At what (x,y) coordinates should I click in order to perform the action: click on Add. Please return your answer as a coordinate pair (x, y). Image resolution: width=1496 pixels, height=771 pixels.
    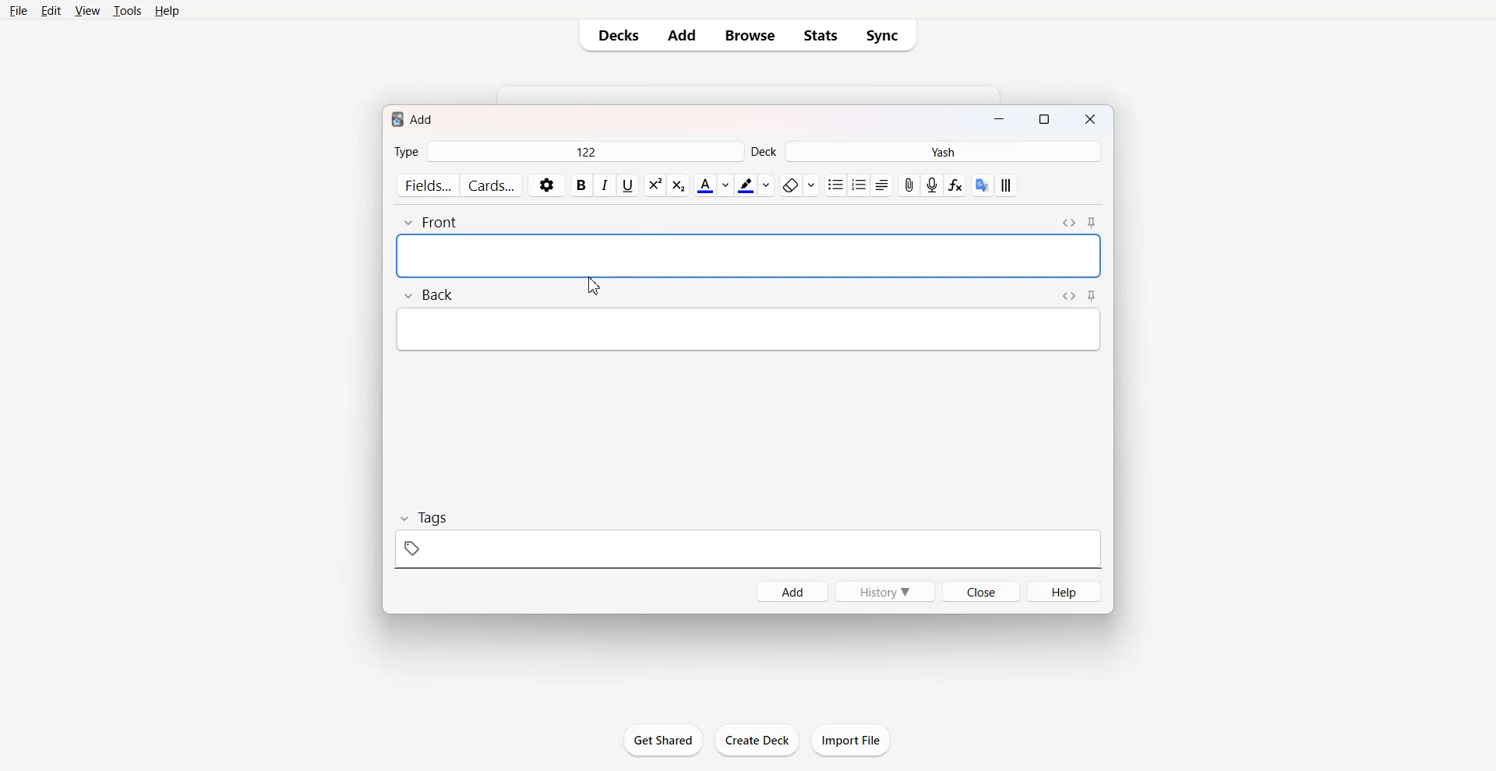
    Looking at the image, I should click on (682, 35).